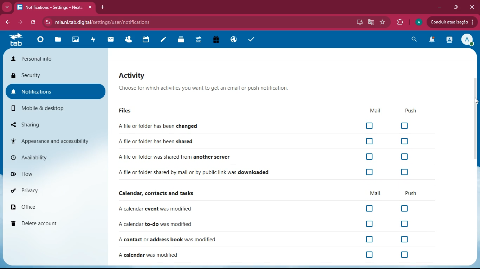  I want to click on push, so click(411, 193).